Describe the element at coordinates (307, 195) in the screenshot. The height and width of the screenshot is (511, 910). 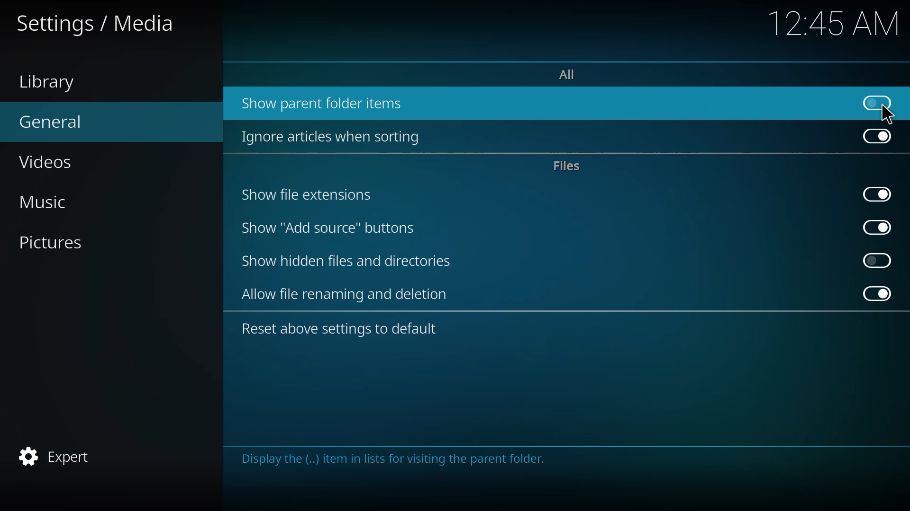
I see `show file extensions` at that location.